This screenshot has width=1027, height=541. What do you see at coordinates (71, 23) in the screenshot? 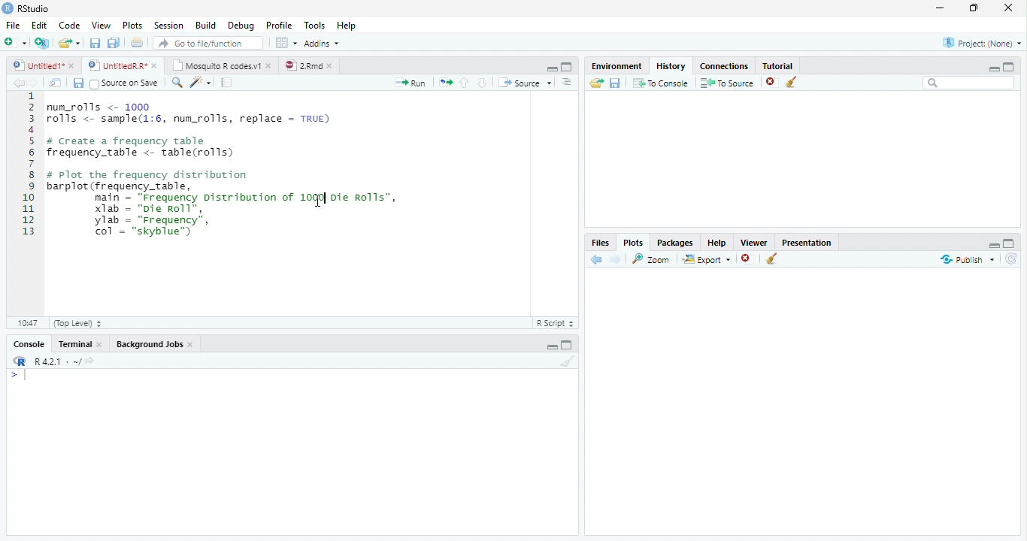
I see `Code` at bounding box center [71, 23].